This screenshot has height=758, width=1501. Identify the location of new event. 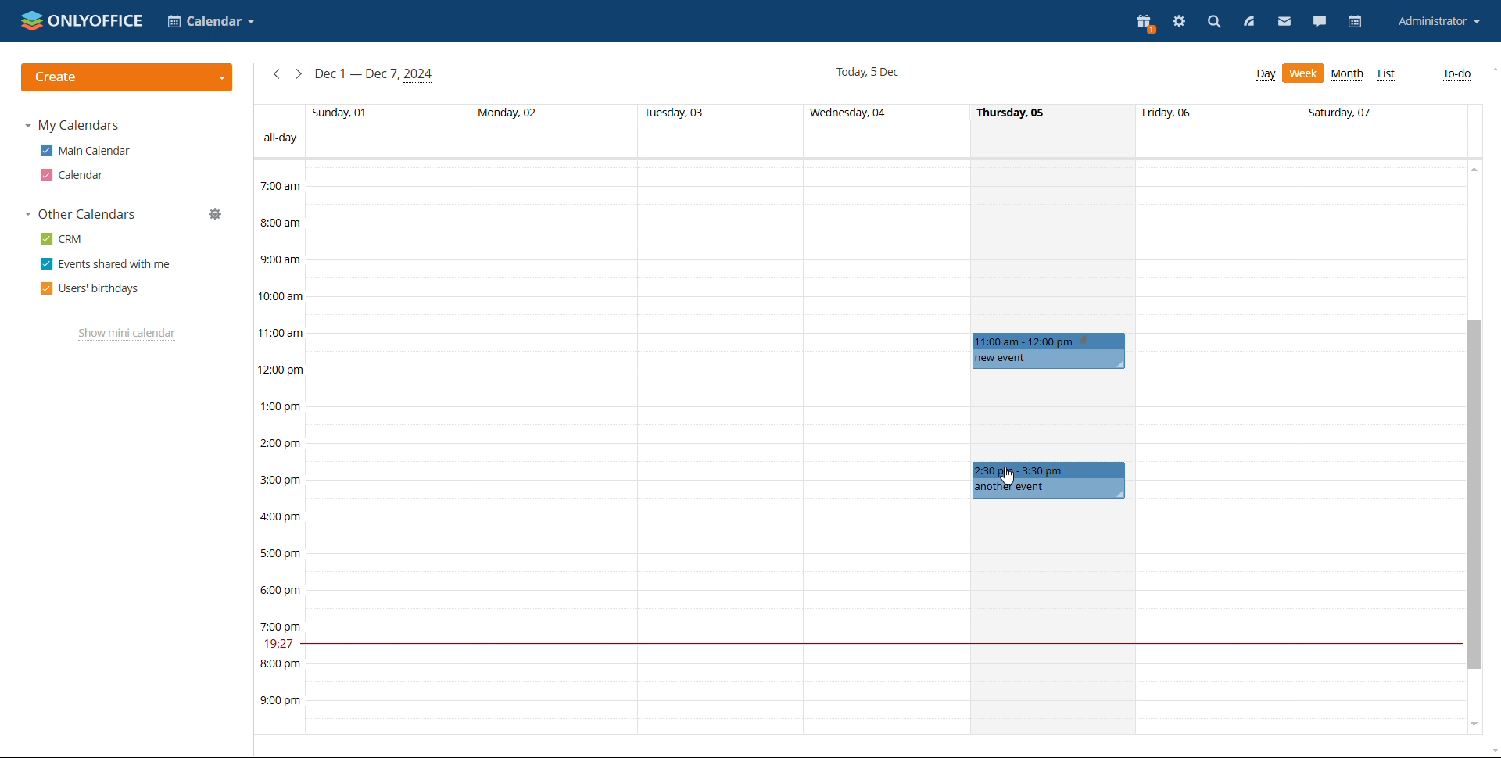
(1048, 359).